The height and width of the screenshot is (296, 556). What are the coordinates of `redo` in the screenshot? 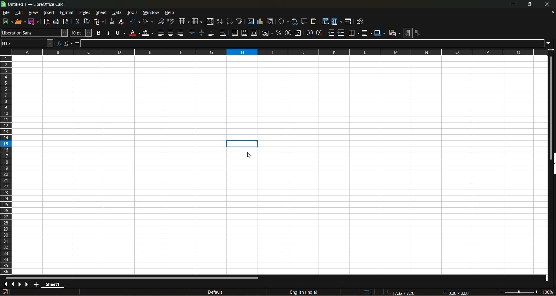 It's located at (149, 22).